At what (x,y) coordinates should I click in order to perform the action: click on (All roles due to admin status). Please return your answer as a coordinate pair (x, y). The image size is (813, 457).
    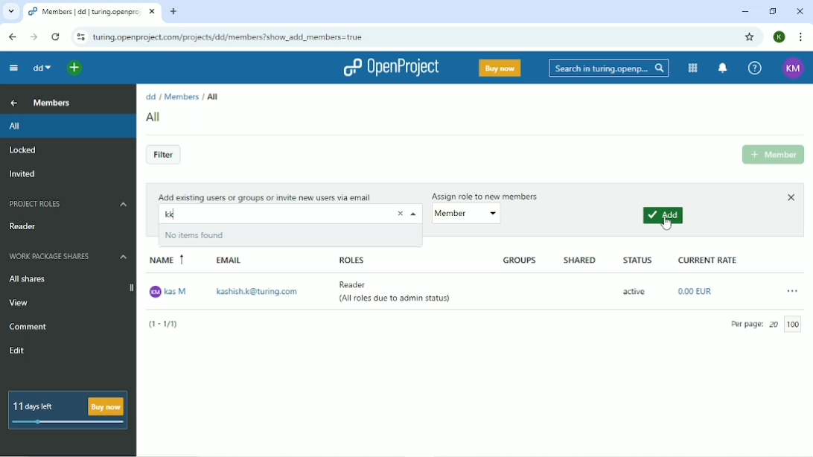
    Looking at the image, I should click on (396, 301).